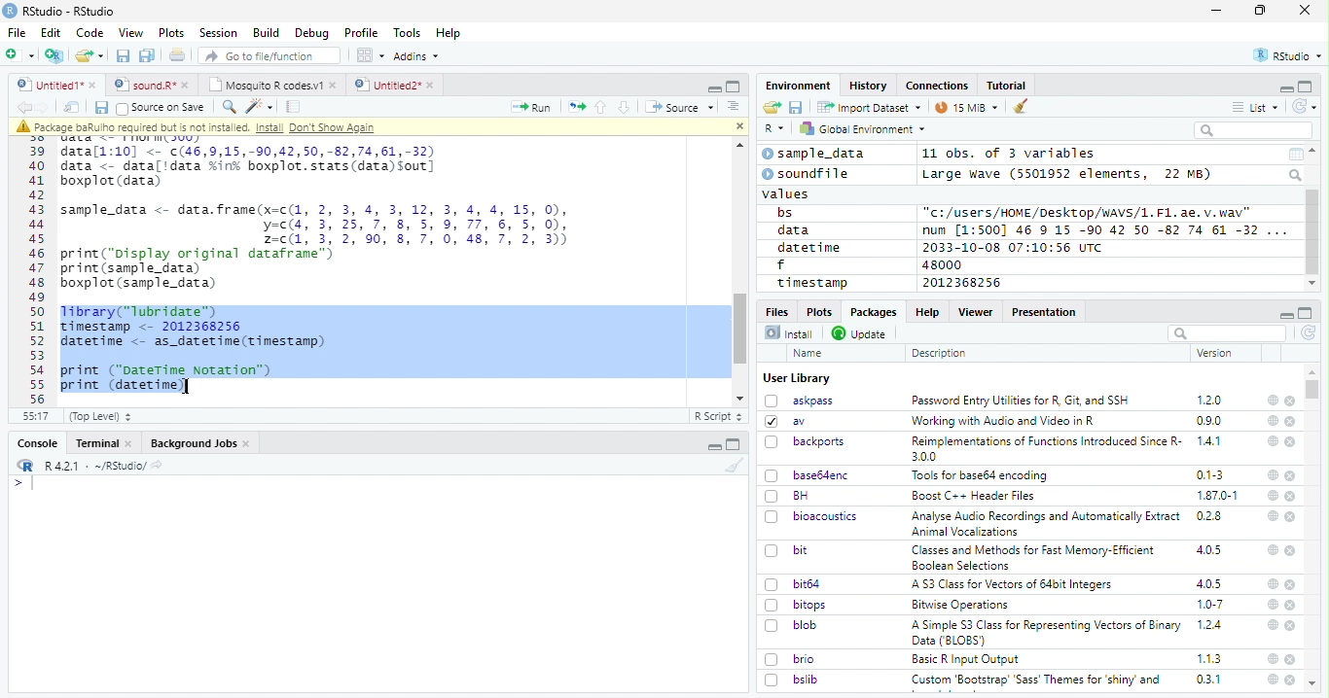 Image resolution: width=1329 pixels, height=698 pixels. I want to click on blob, so click(791, 625).